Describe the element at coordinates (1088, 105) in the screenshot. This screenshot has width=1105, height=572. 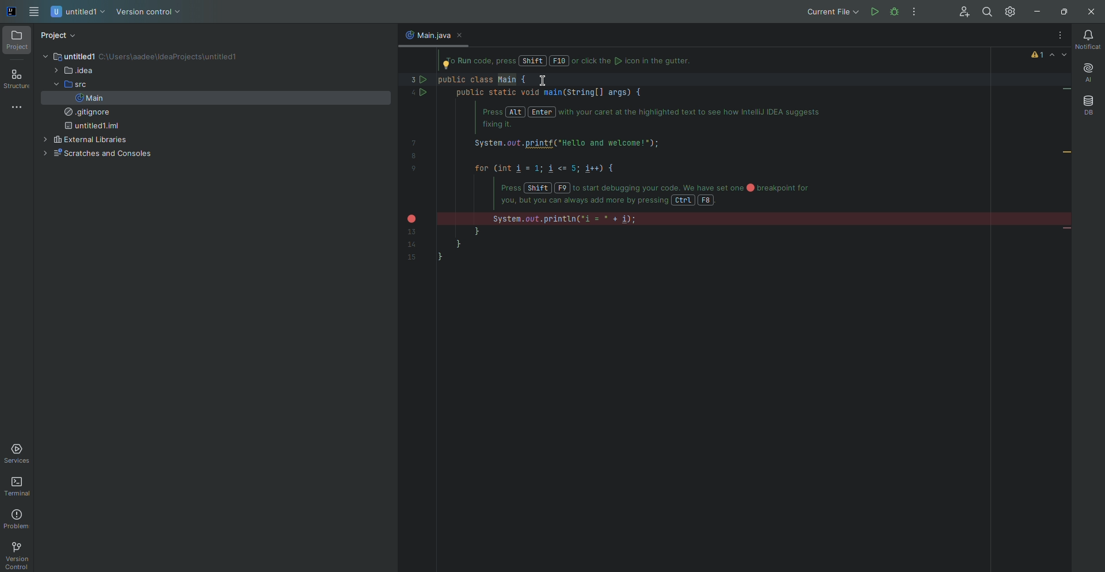
I see `Database` at that location.